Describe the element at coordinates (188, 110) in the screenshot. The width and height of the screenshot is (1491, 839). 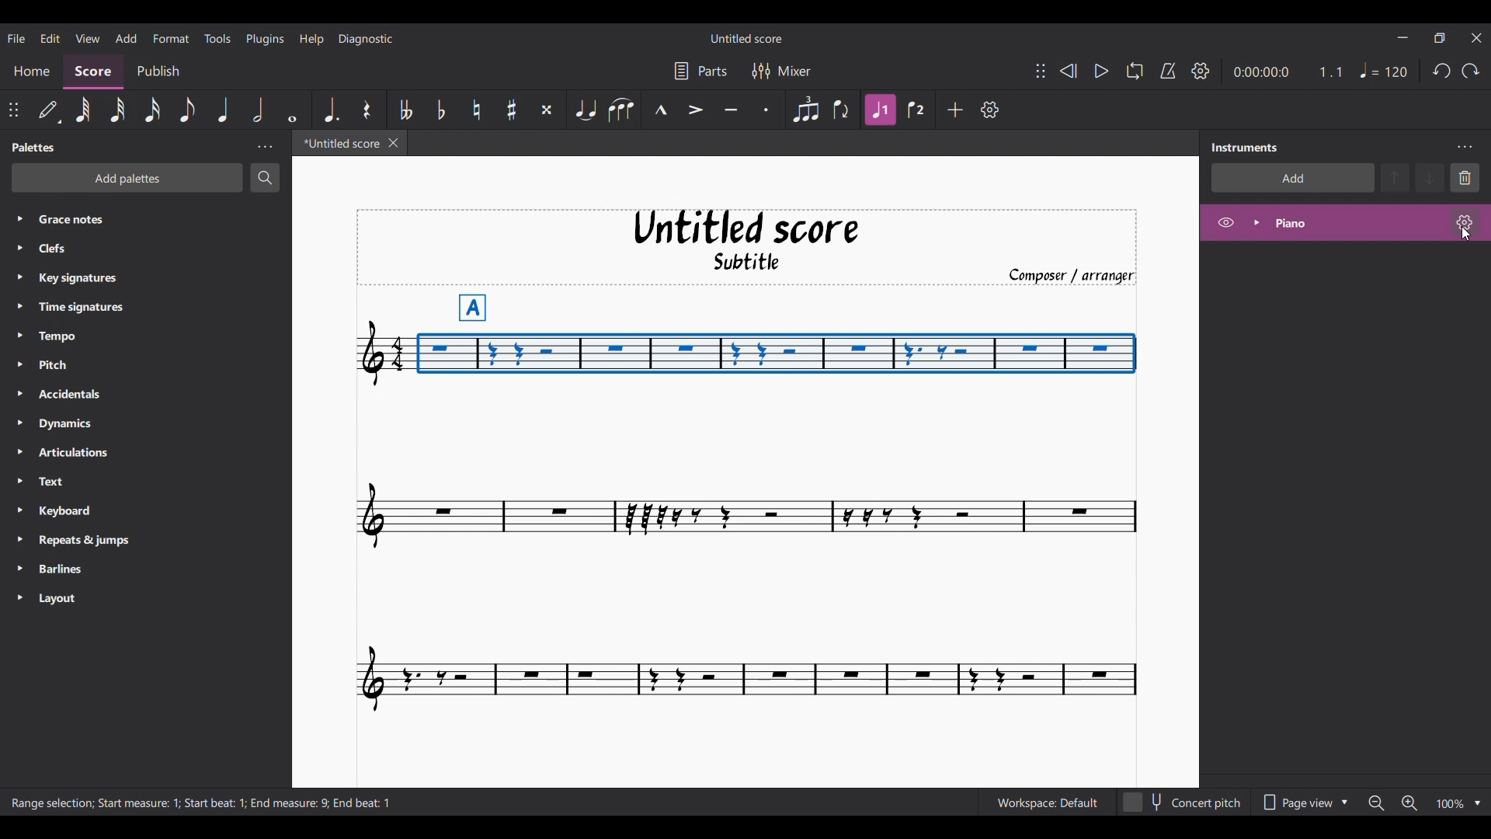
I see `8th note` at that location.